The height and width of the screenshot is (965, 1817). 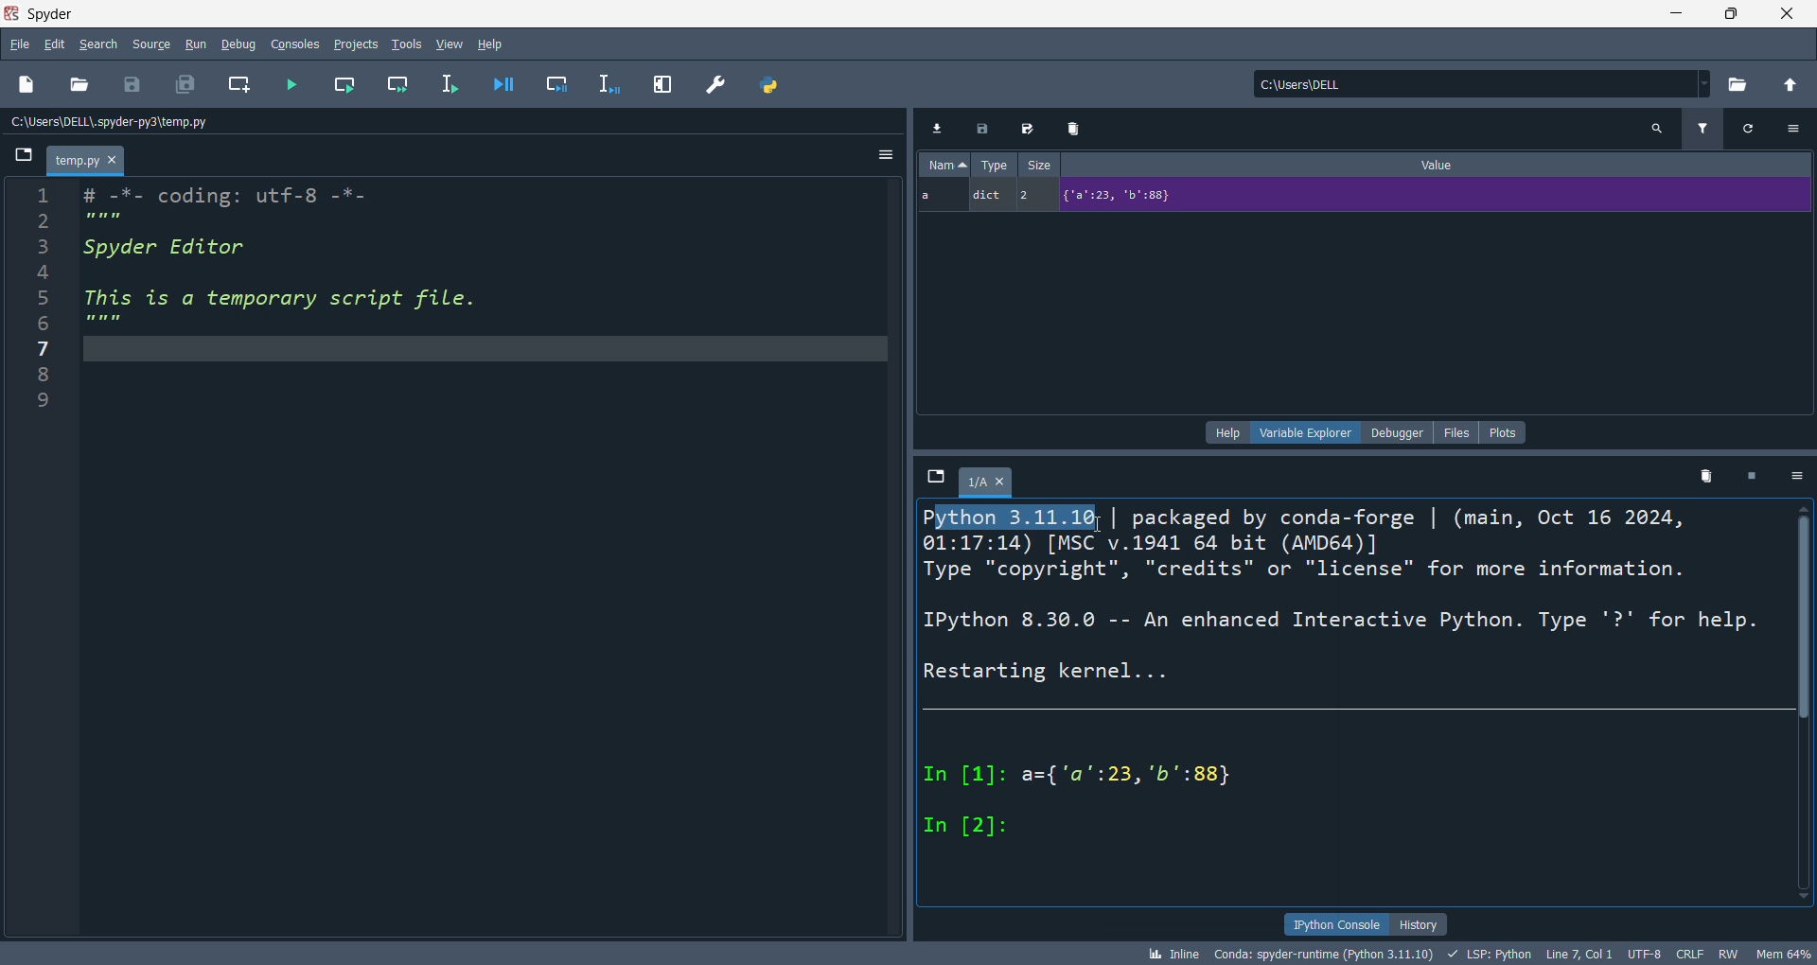 I want to click on plots, so click(x=1505, y=432).